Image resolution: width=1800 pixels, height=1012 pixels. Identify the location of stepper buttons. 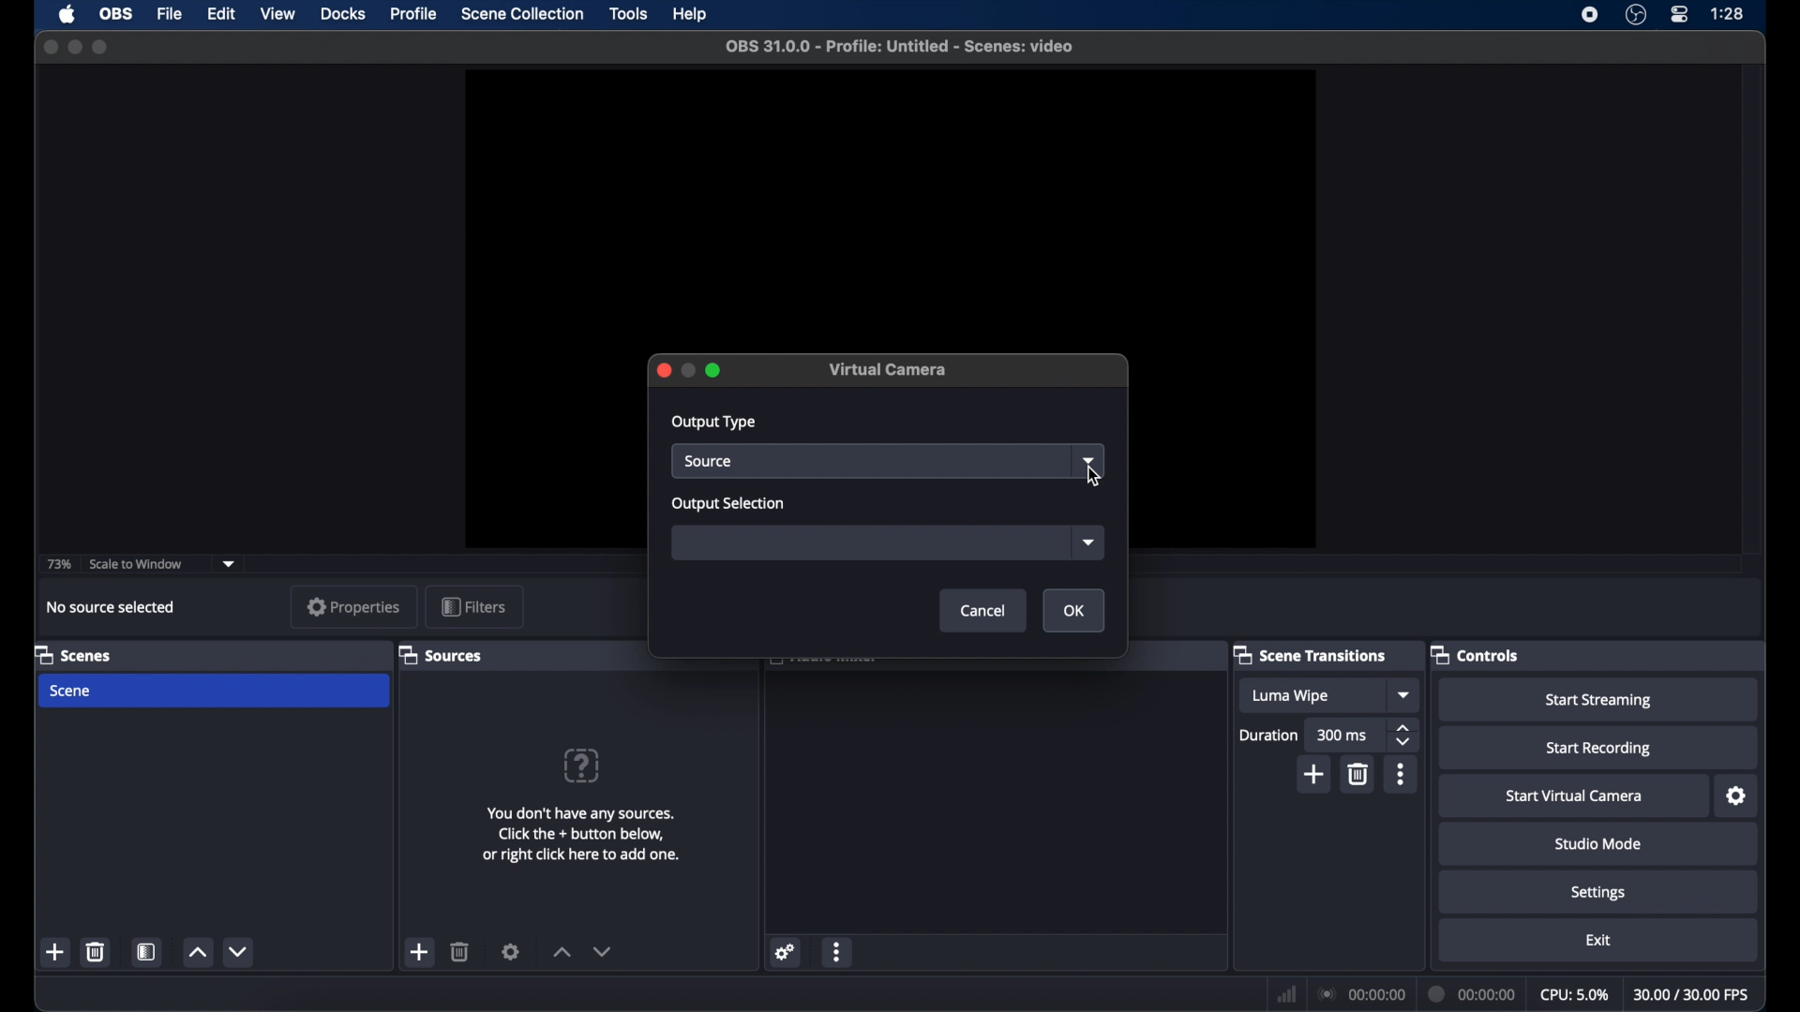
(1402, 735).